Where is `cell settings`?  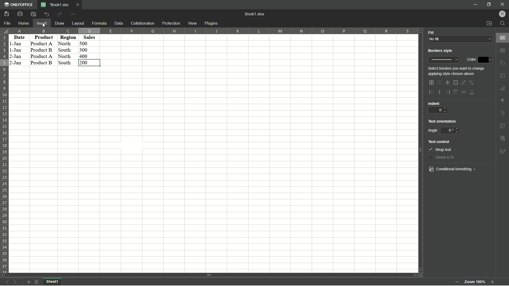
cell settings is located at coordinates (502, 38).